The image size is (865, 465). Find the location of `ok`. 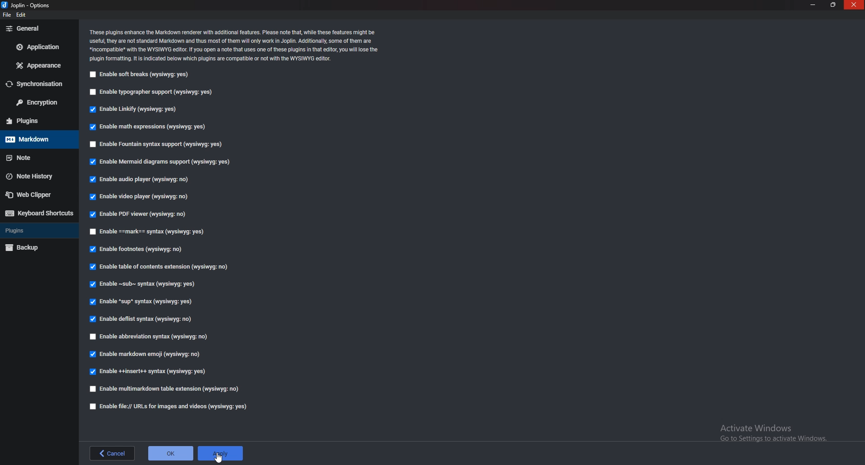

ok is located at coordinates (170, 453).